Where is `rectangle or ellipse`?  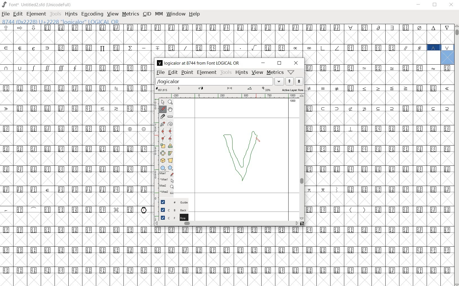 rectangle or ellipse is located at coordinates (164, 168).